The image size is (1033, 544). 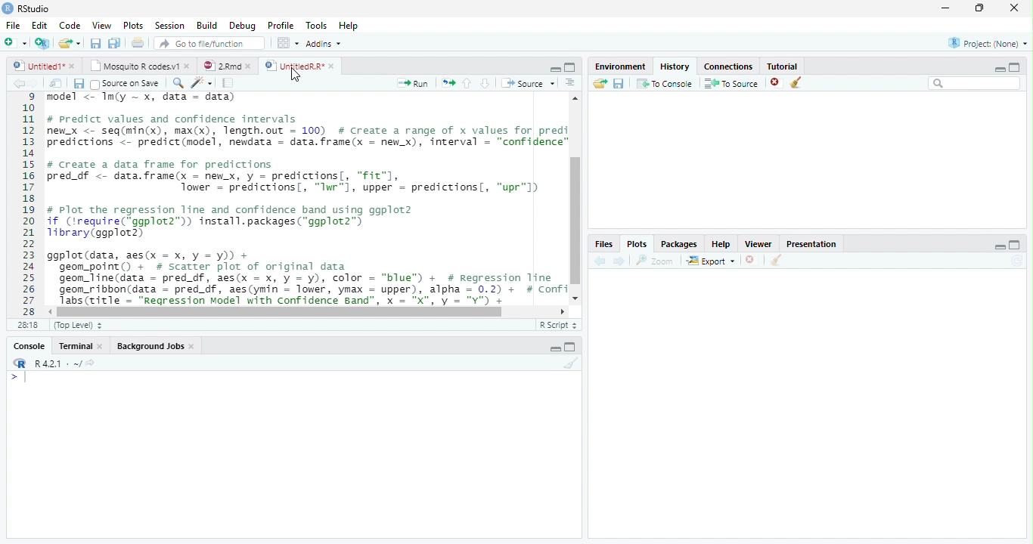 What do you see at coordinates (245, 27) in the screenshot?
I see `Debug` at bounding box center [245, 27].